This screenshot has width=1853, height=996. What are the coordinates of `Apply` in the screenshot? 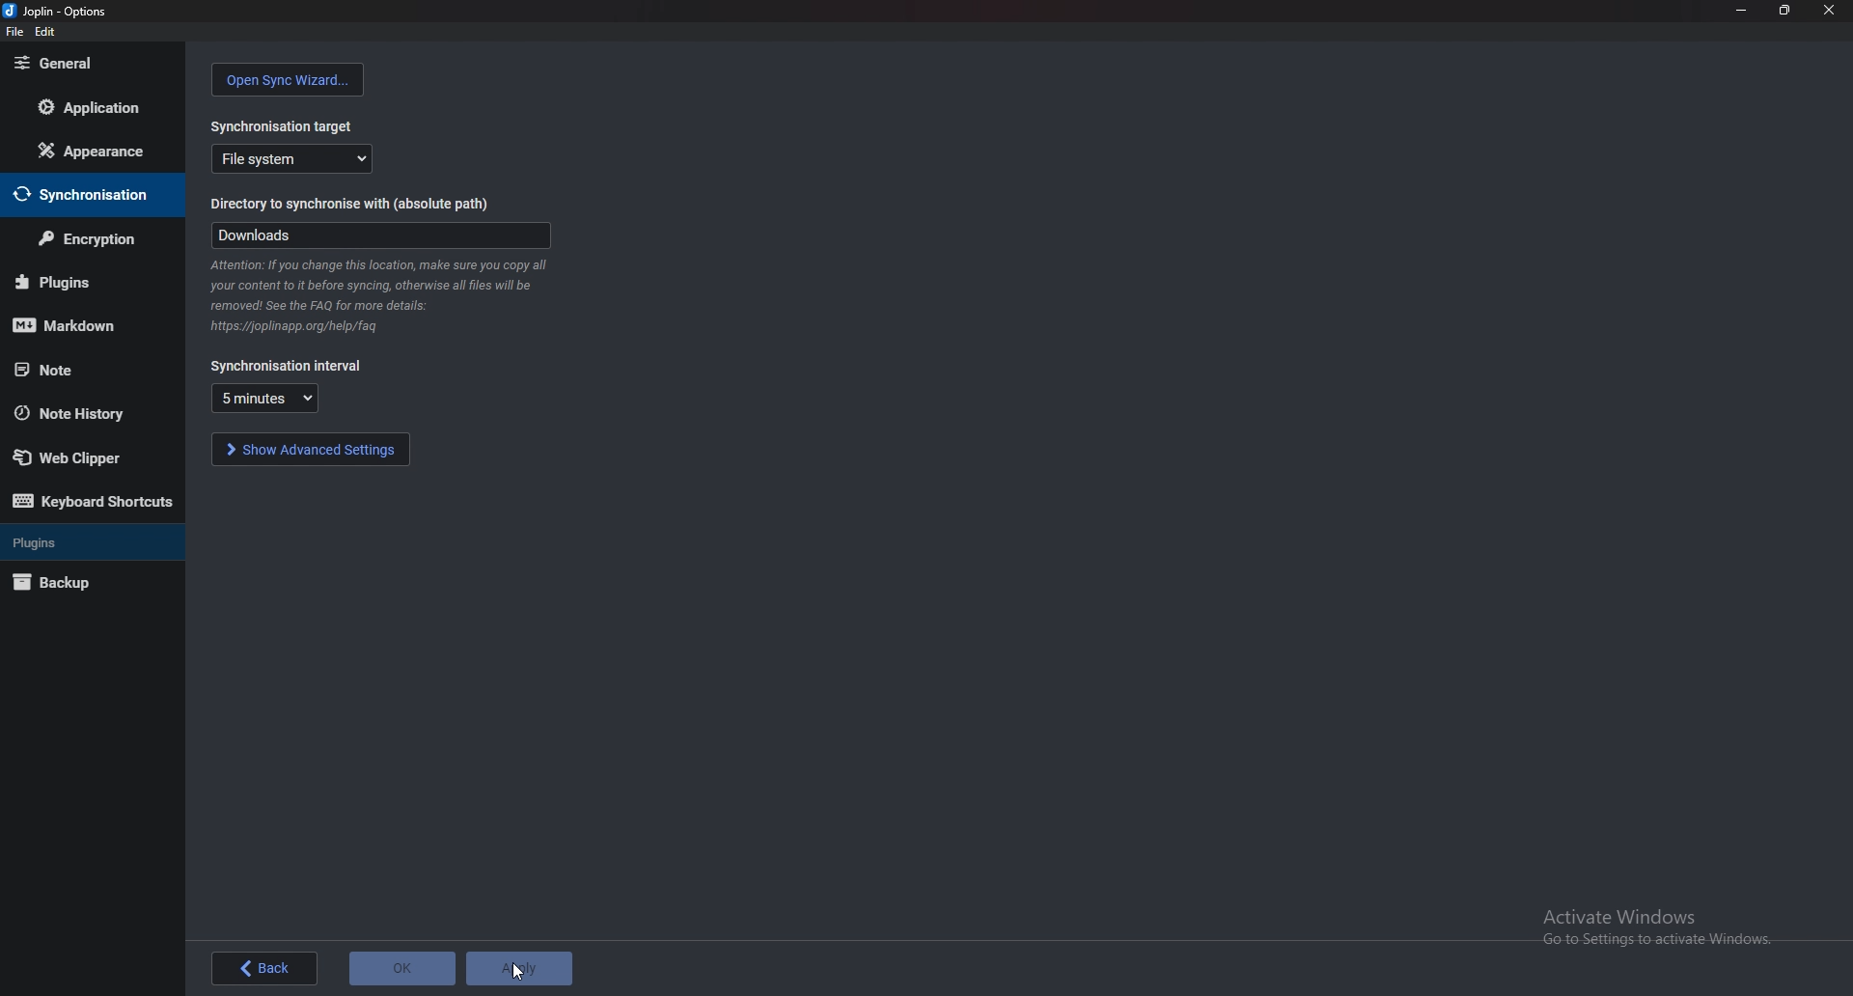 It's located at (520, 967).